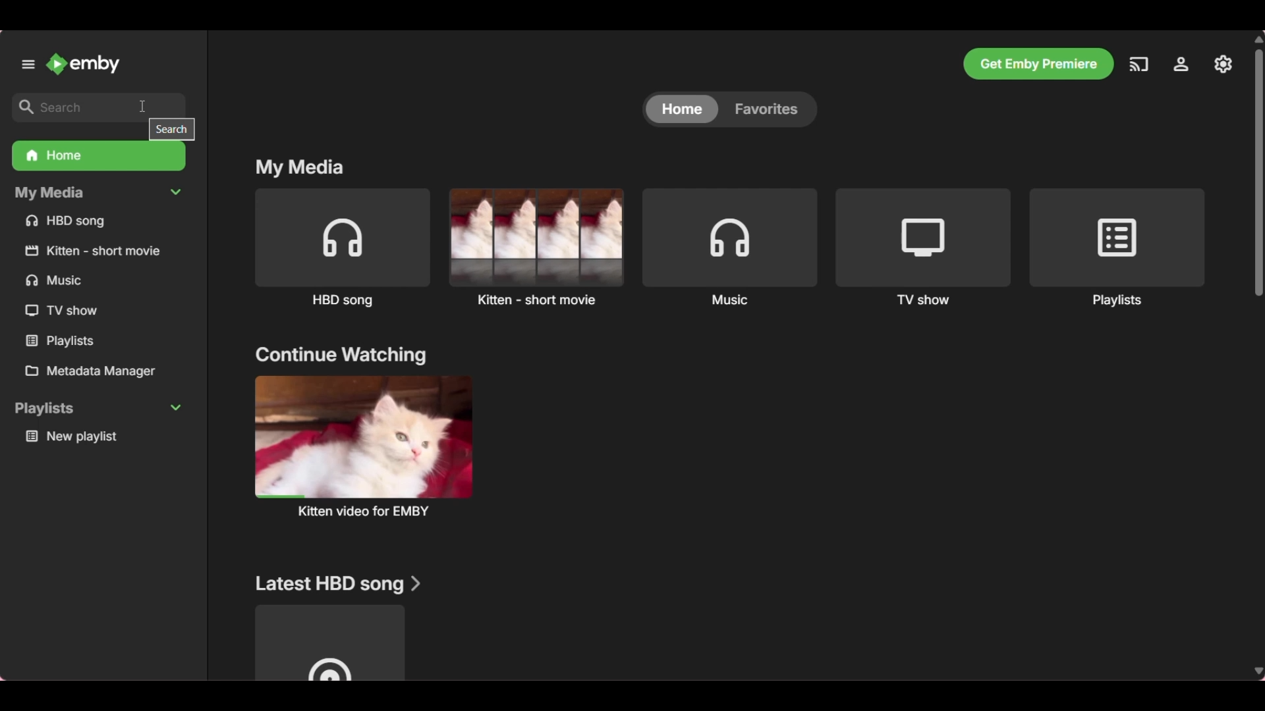 This screenshot has width=1265, height=711. I want to click on Music, so click(731, 247).